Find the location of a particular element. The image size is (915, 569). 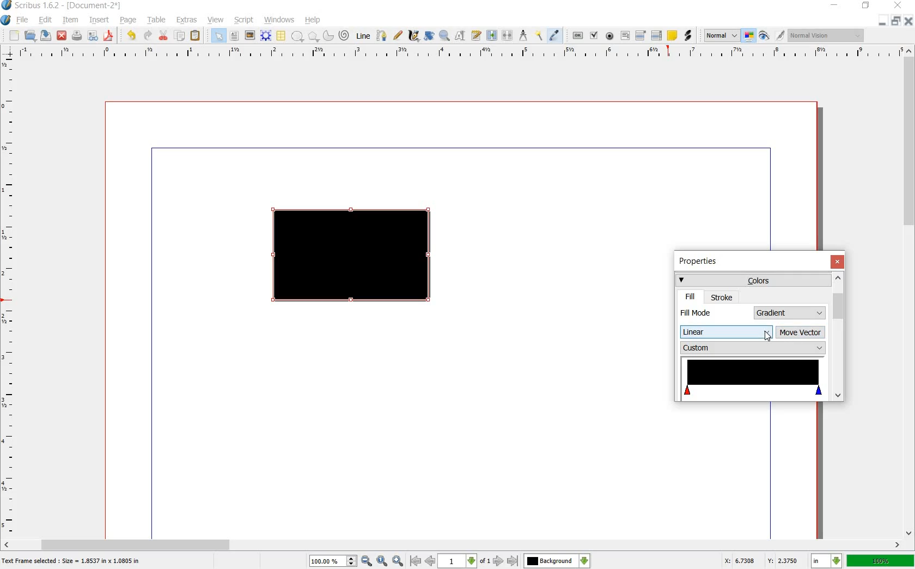

properties is located at coordinates (701, 262).